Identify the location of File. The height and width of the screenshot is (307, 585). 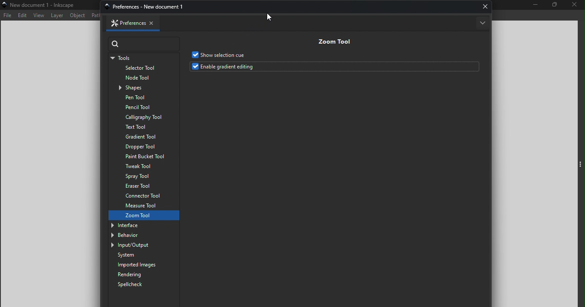
(8, 17).